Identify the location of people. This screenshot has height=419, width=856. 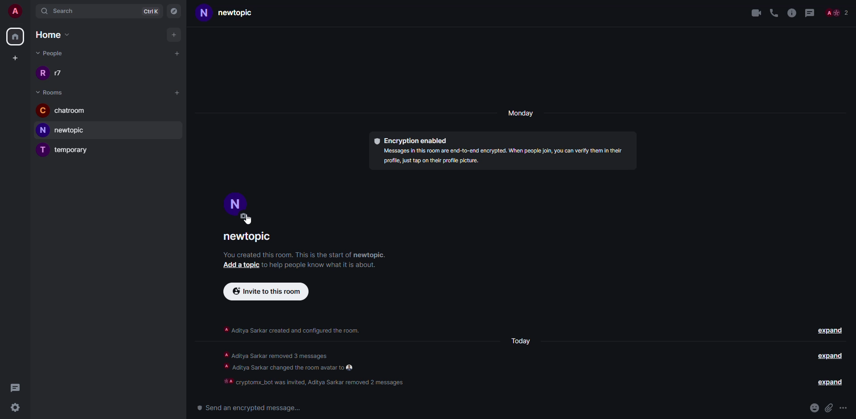
(837, 12).